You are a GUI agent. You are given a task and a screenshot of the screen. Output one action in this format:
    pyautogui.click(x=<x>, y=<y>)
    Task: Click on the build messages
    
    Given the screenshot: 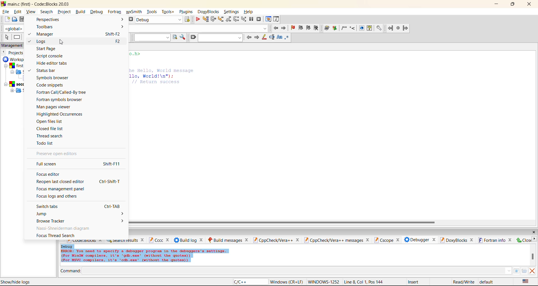 What is the action you would take?
    pyautogui.click(x=228, y=240)
    